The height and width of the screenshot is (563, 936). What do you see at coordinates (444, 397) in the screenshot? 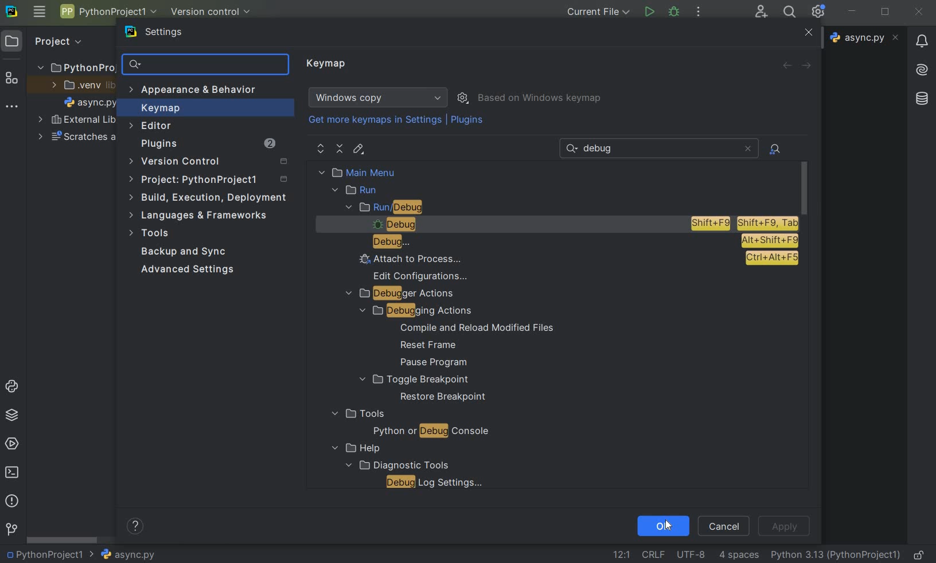
I see `restore breakpoint` at bounding box center [444, 397].